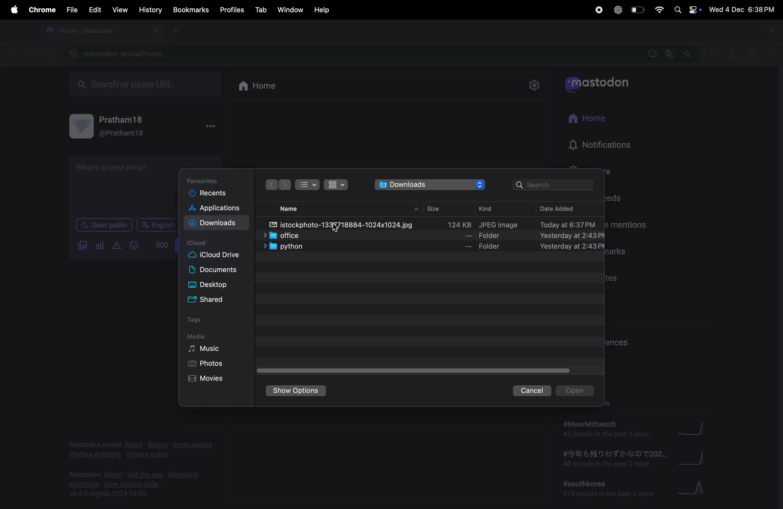 This screenshot has height=509, width=783. I want to click on down loads, so click(430, 186).